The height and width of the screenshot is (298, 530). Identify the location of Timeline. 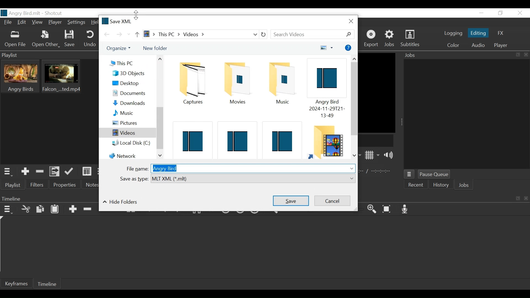
(49, 284).